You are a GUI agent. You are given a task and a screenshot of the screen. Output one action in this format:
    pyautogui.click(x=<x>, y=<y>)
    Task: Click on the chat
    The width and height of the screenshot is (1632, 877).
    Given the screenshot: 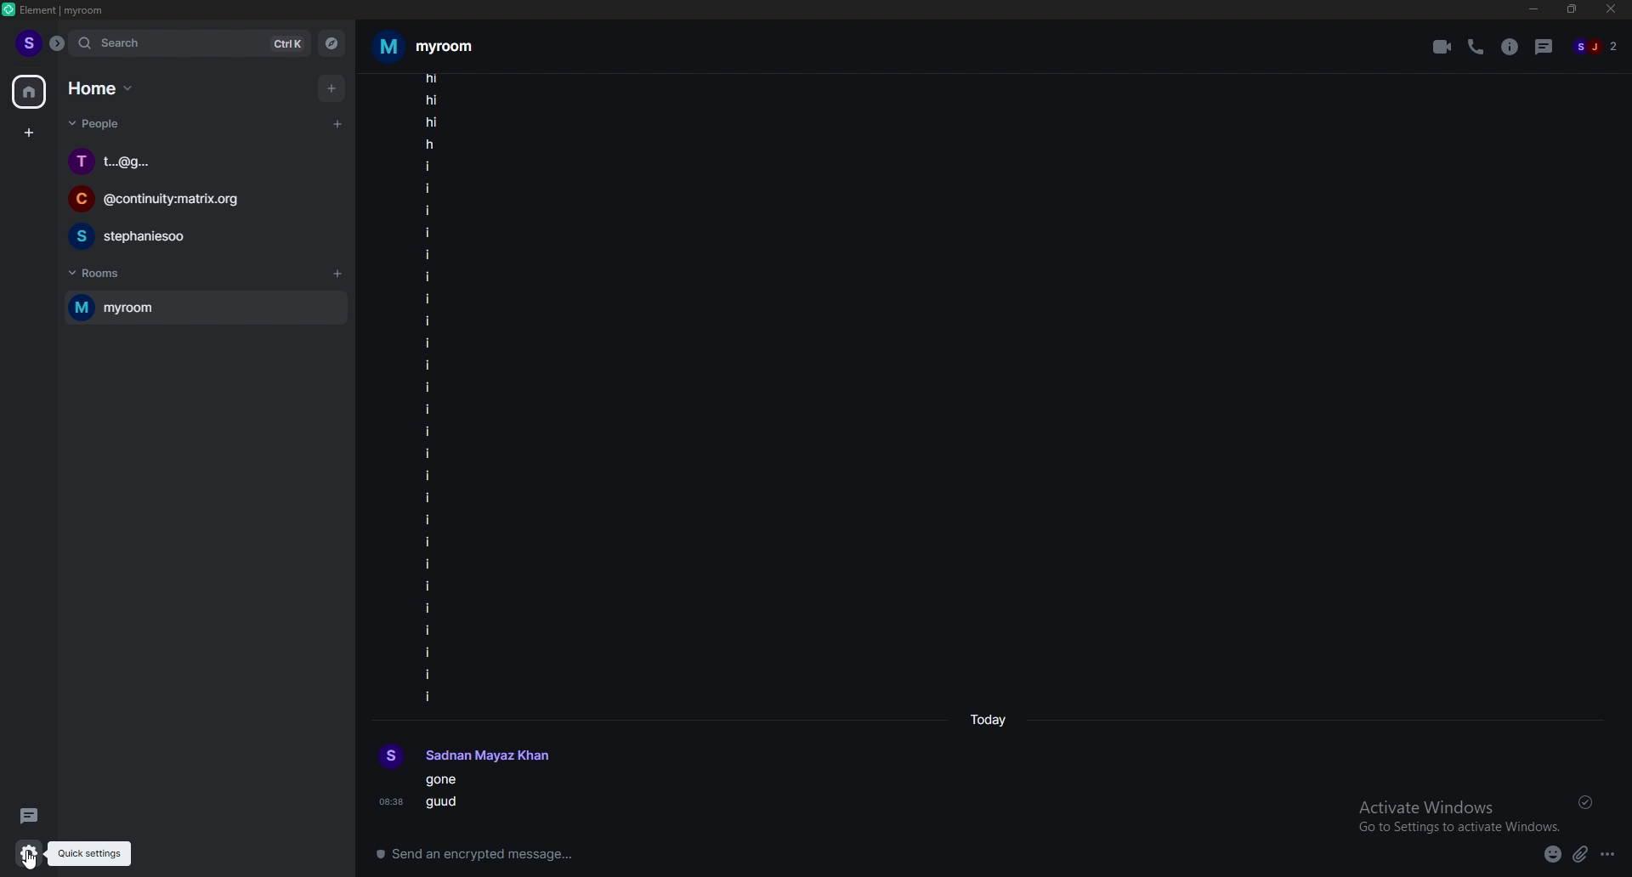 What is the action you would take?
    pyautogui.click(x=195, y=236)
    